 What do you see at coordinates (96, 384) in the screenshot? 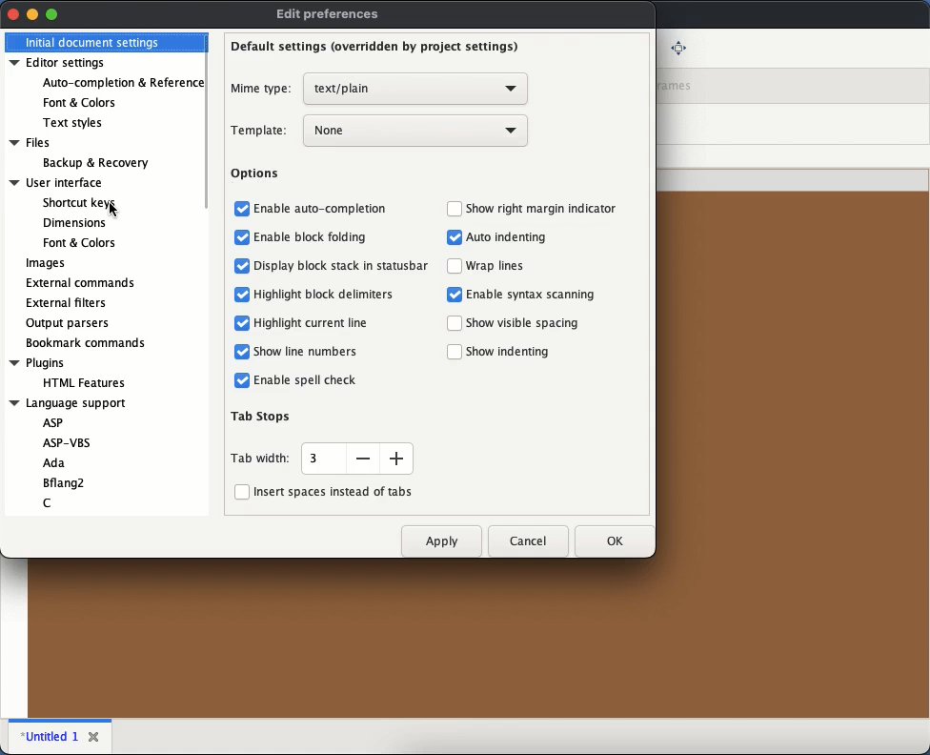
I see `HIML Features` at bounding box center [96, 384].